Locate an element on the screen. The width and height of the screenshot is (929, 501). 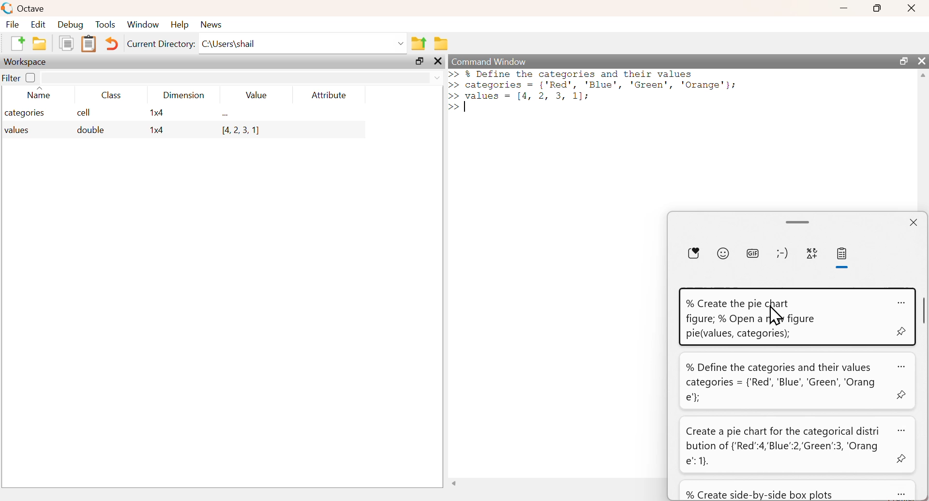
values is located at coordinates (18, 131).